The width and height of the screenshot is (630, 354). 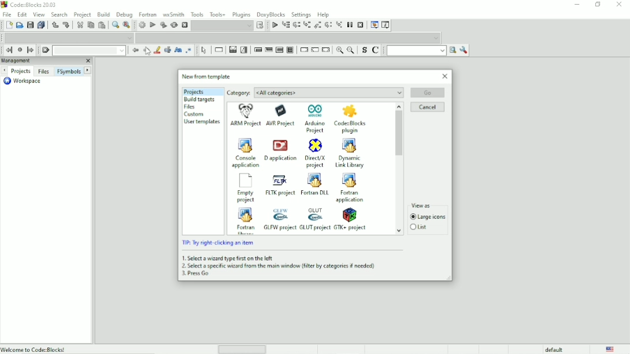 What do you see at coordinates (46, 50) in the screenshot?
I see `Abort` at bounding box center [46, 50].